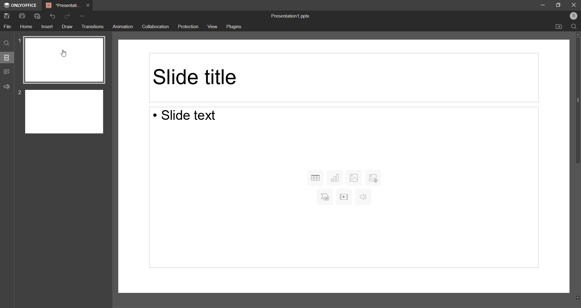  What do you see at coordinates (7, 59) in the screenshot?
I see `Slides` at bounding box center [7, 59].